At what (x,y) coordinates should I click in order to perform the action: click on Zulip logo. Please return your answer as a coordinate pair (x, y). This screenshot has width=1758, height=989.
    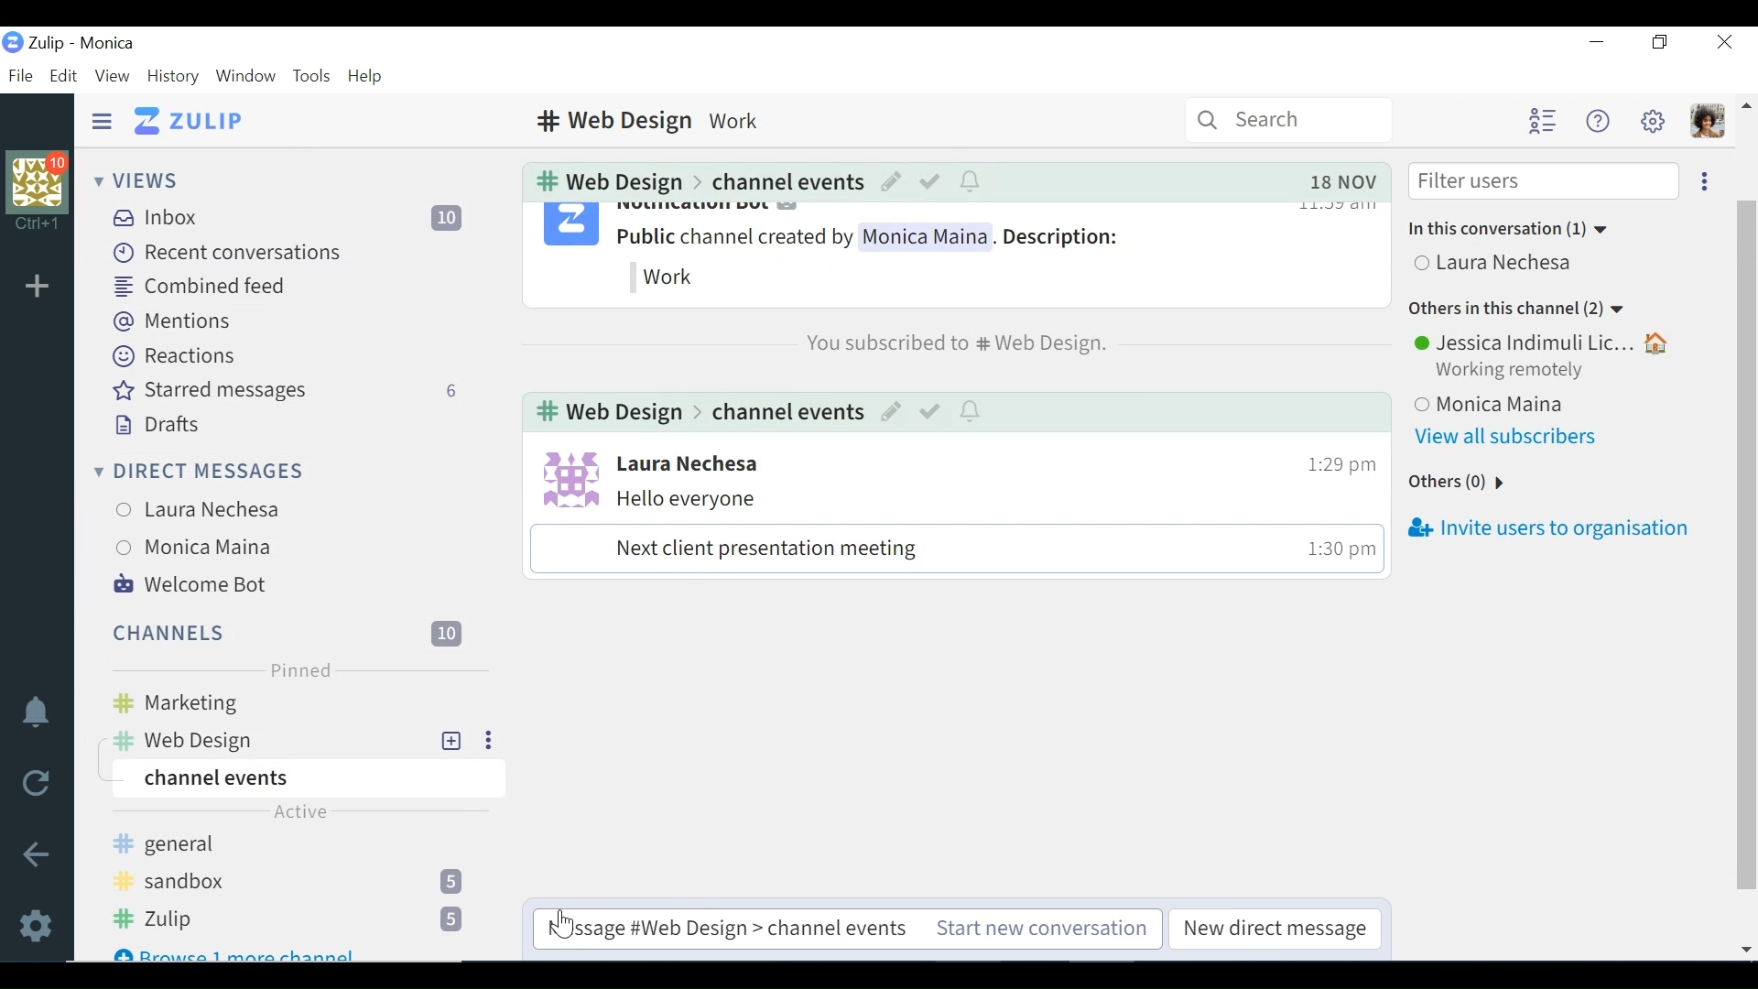
    Looking at the image, I should click on (12, 42).